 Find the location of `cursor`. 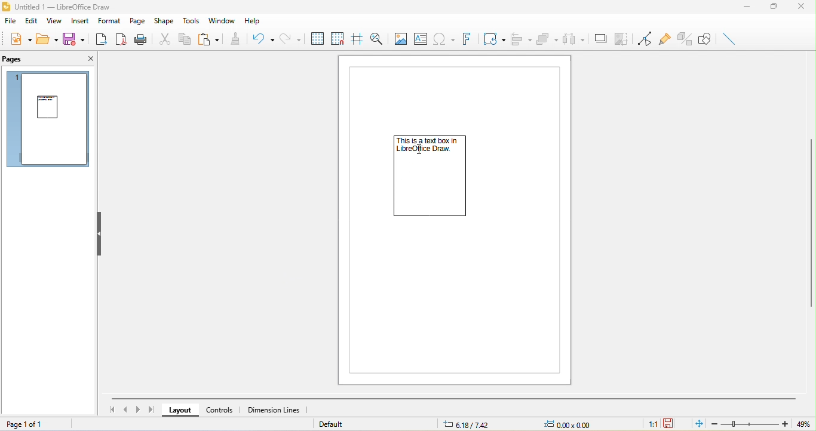

cursor is located at coordinates (419, 150).